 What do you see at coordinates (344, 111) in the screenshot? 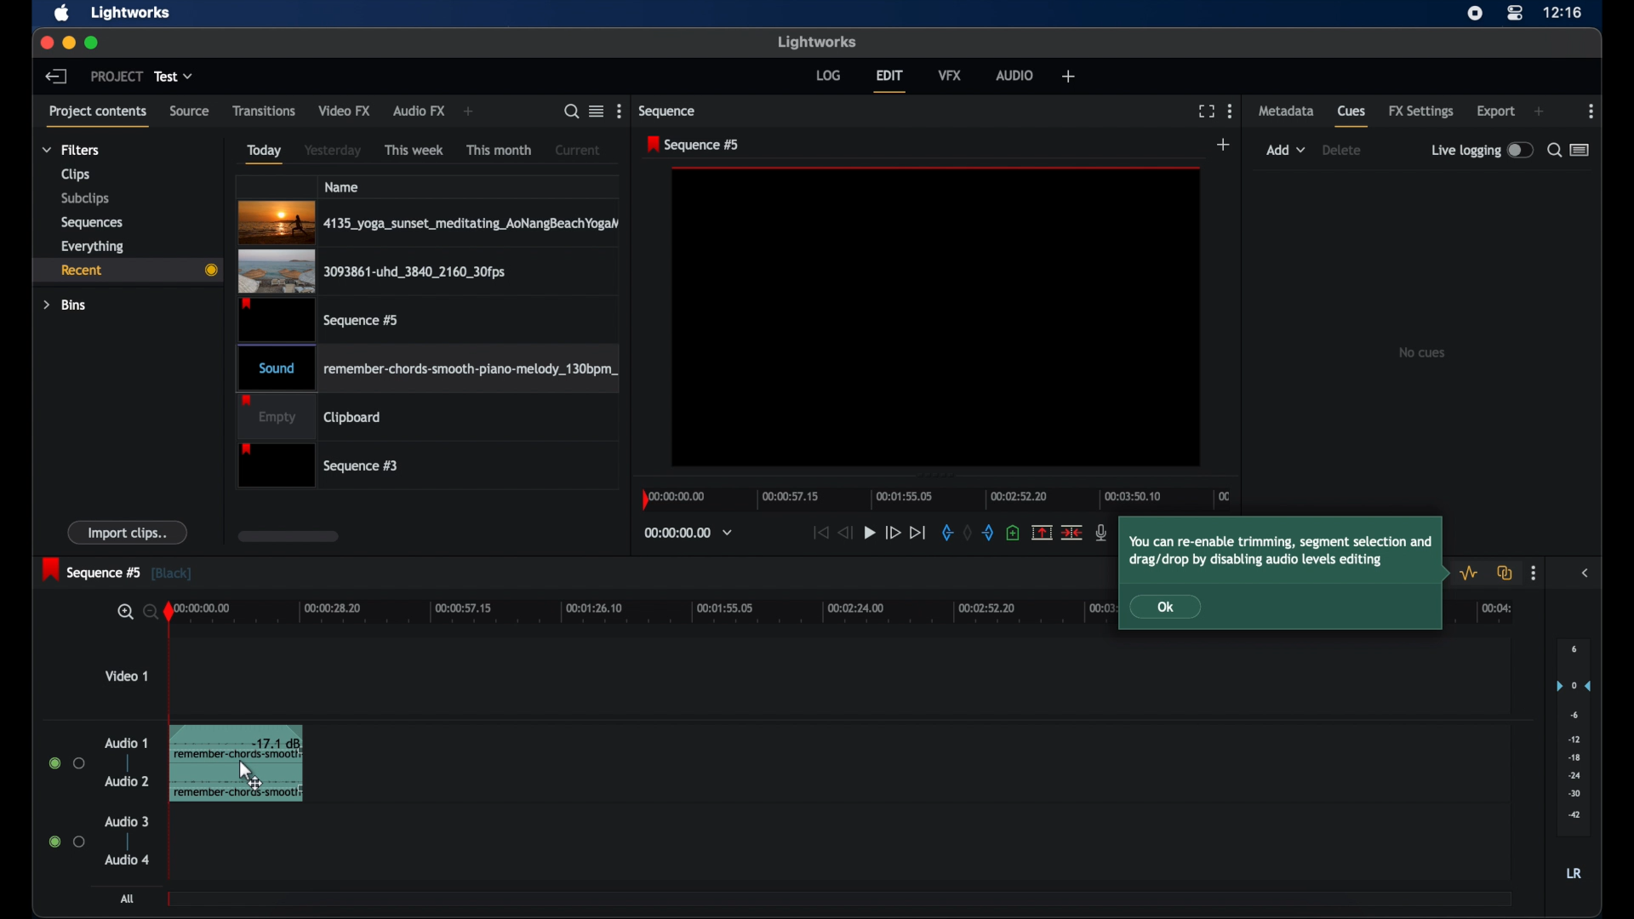
I see `video fx` at bounding box center [344, 111].